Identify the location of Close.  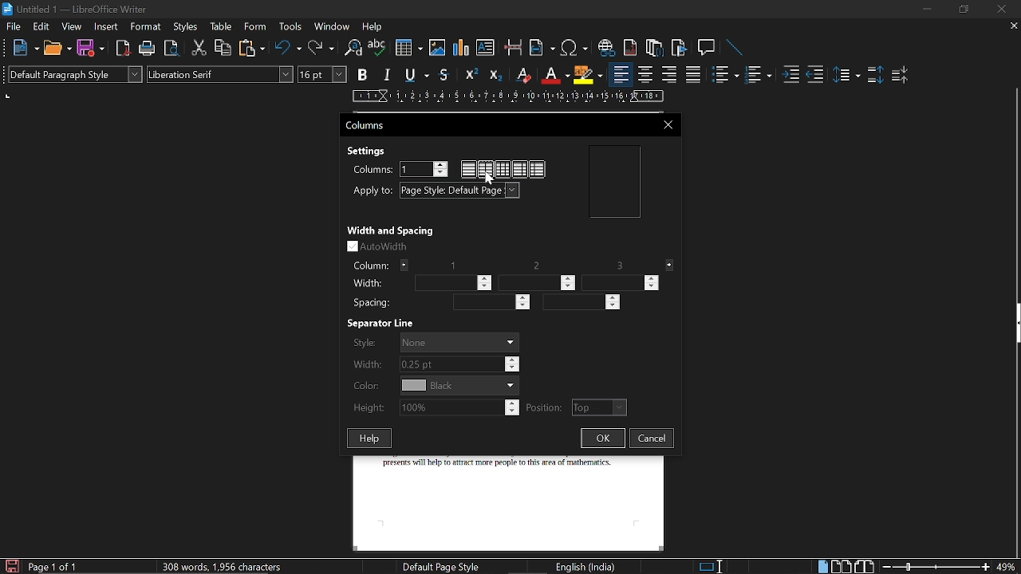
(1003, 10).